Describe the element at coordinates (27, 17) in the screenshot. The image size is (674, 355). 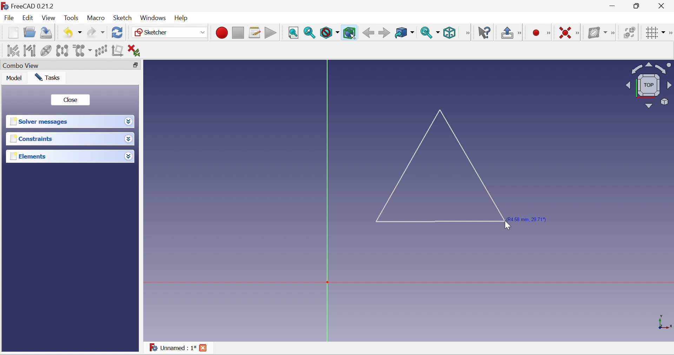
I see `Edit` at that location.